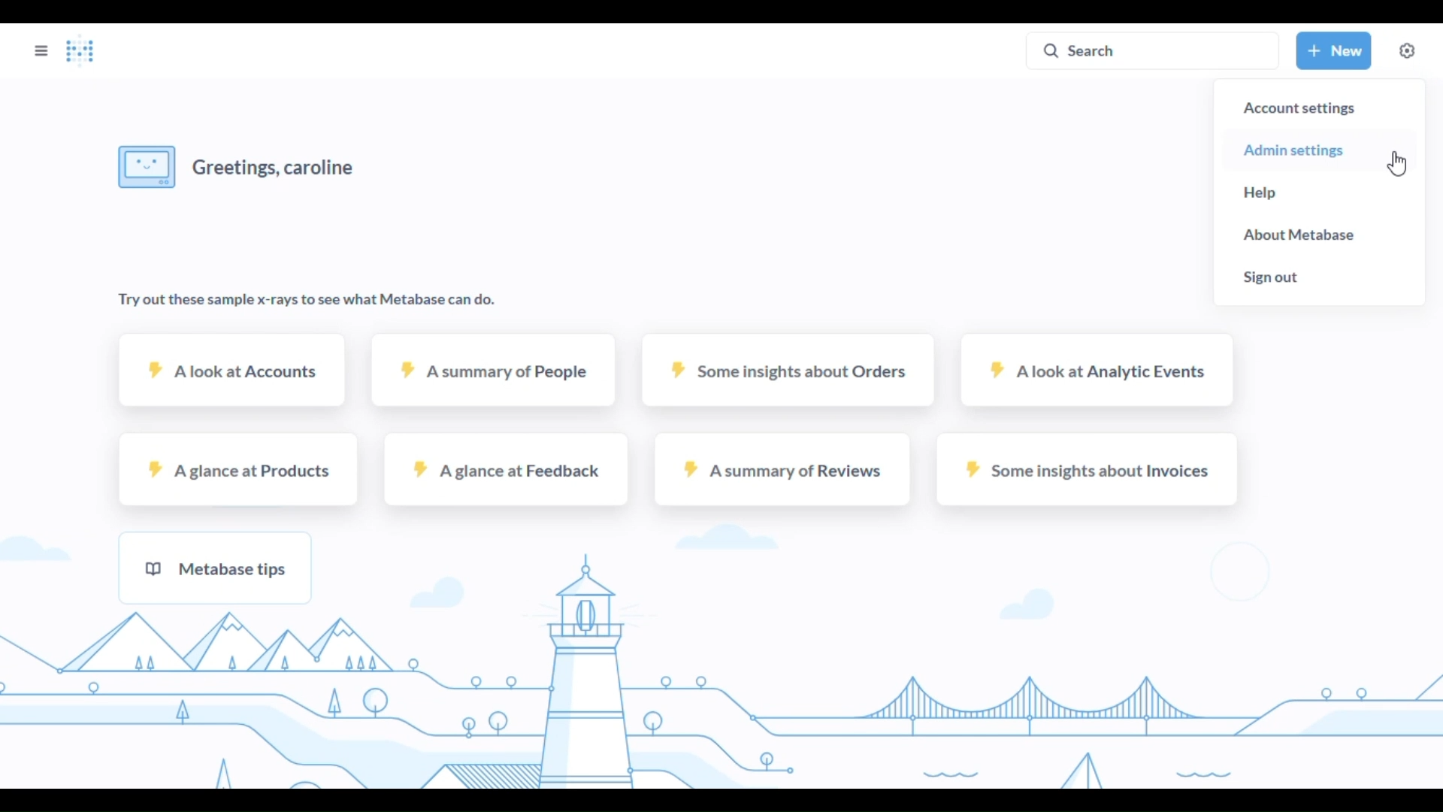 This screenshot has height=812, width=1443. Describe the element at coordinates (80, 51) in the screenshot. I see `logo` at that location.